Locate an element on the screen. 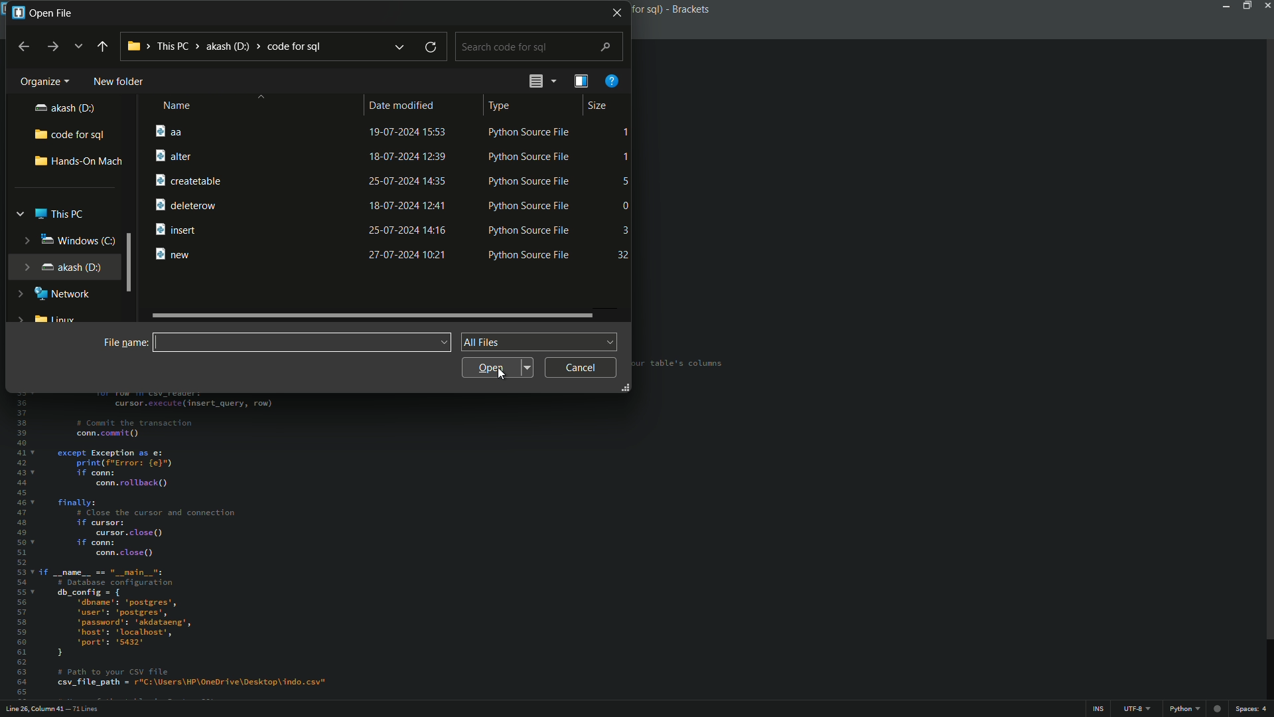  number of lines is located at coordinates (86, 708).